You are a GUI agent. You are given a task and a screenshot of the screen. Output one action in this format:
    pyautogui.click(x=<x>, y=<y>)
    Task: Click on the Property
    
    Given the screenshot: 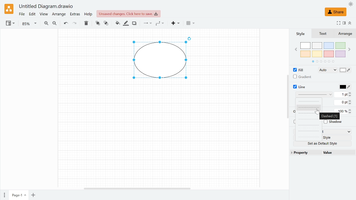 What is the action you would take?
    pyautogui.click(x=305, y=153)
    